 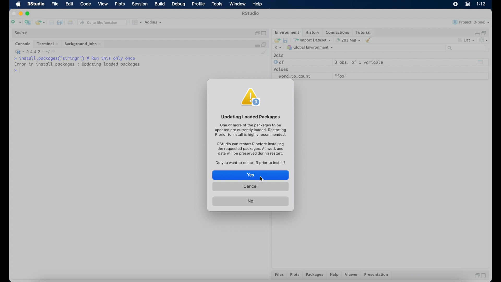 I want to click on clear console, so click(x=265, y=52).